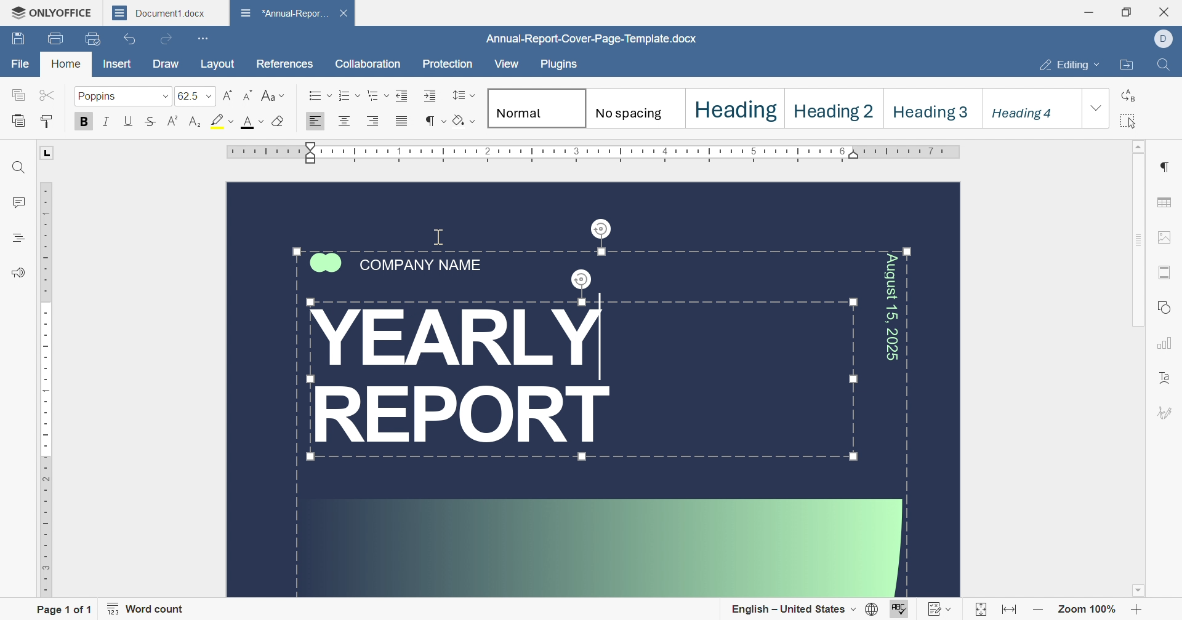  Describe the element at coordinates (273, 94) in the screenshot. I see `change case` at that location.